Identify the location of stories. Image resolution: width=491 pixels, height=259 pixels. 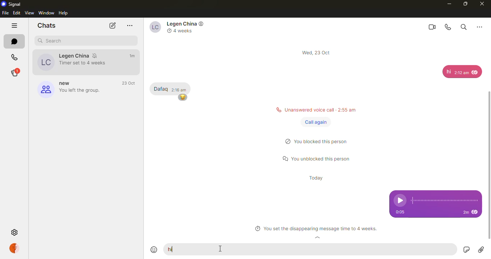
(14, 73).